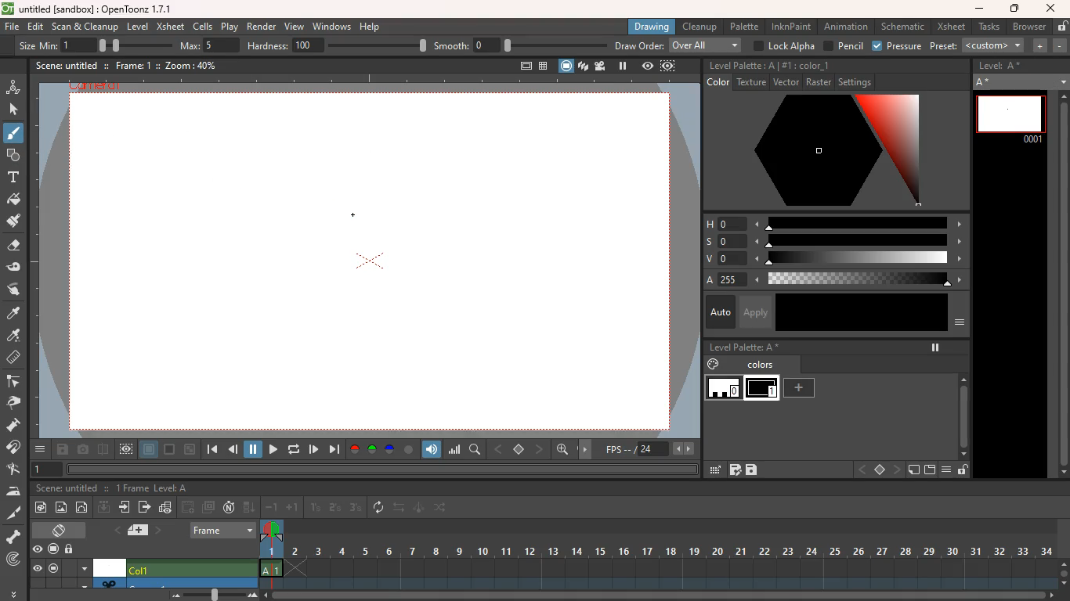 The width and height of the screenshot is (1070, 601). Describe the element at coordinates (746, 26) in the screenshot. I see `palette` at that location.